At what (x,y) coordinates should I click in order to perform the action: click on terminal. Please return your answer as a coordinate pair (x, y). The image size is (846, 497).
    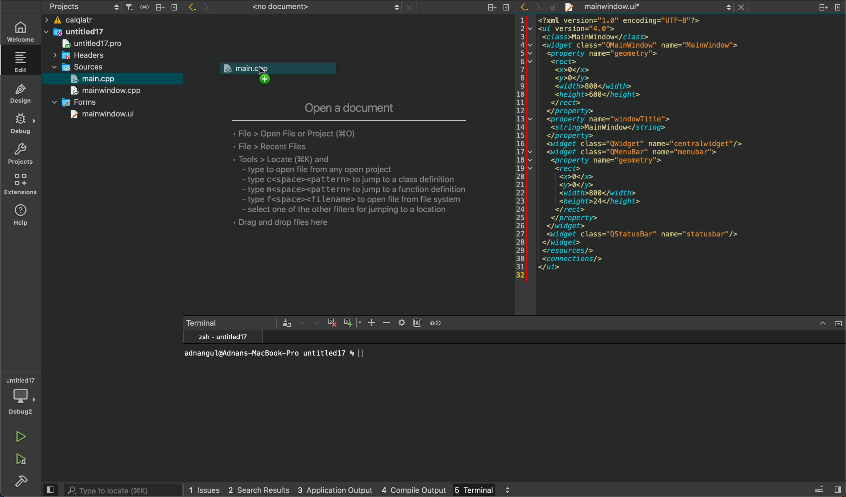
    Looking at the image, I should click on (515, 404).